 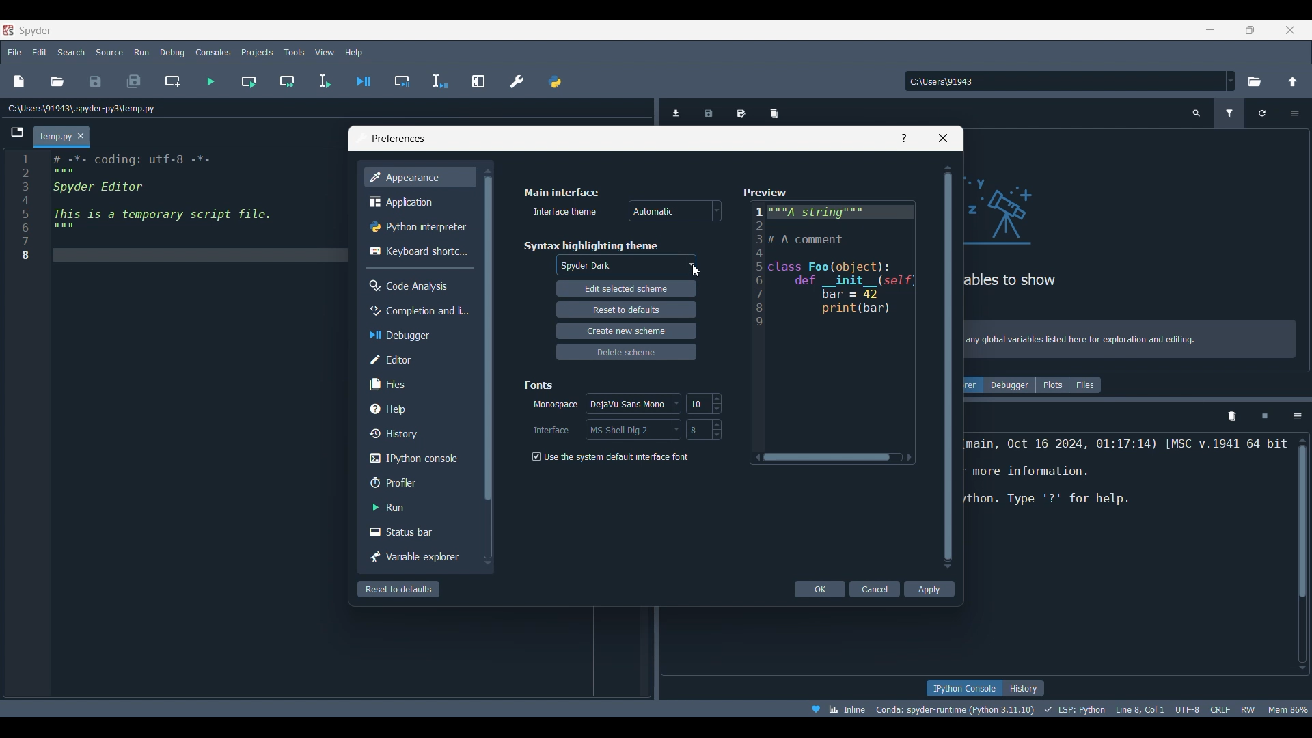 I want to click on font size, so click(x=702, y=403).